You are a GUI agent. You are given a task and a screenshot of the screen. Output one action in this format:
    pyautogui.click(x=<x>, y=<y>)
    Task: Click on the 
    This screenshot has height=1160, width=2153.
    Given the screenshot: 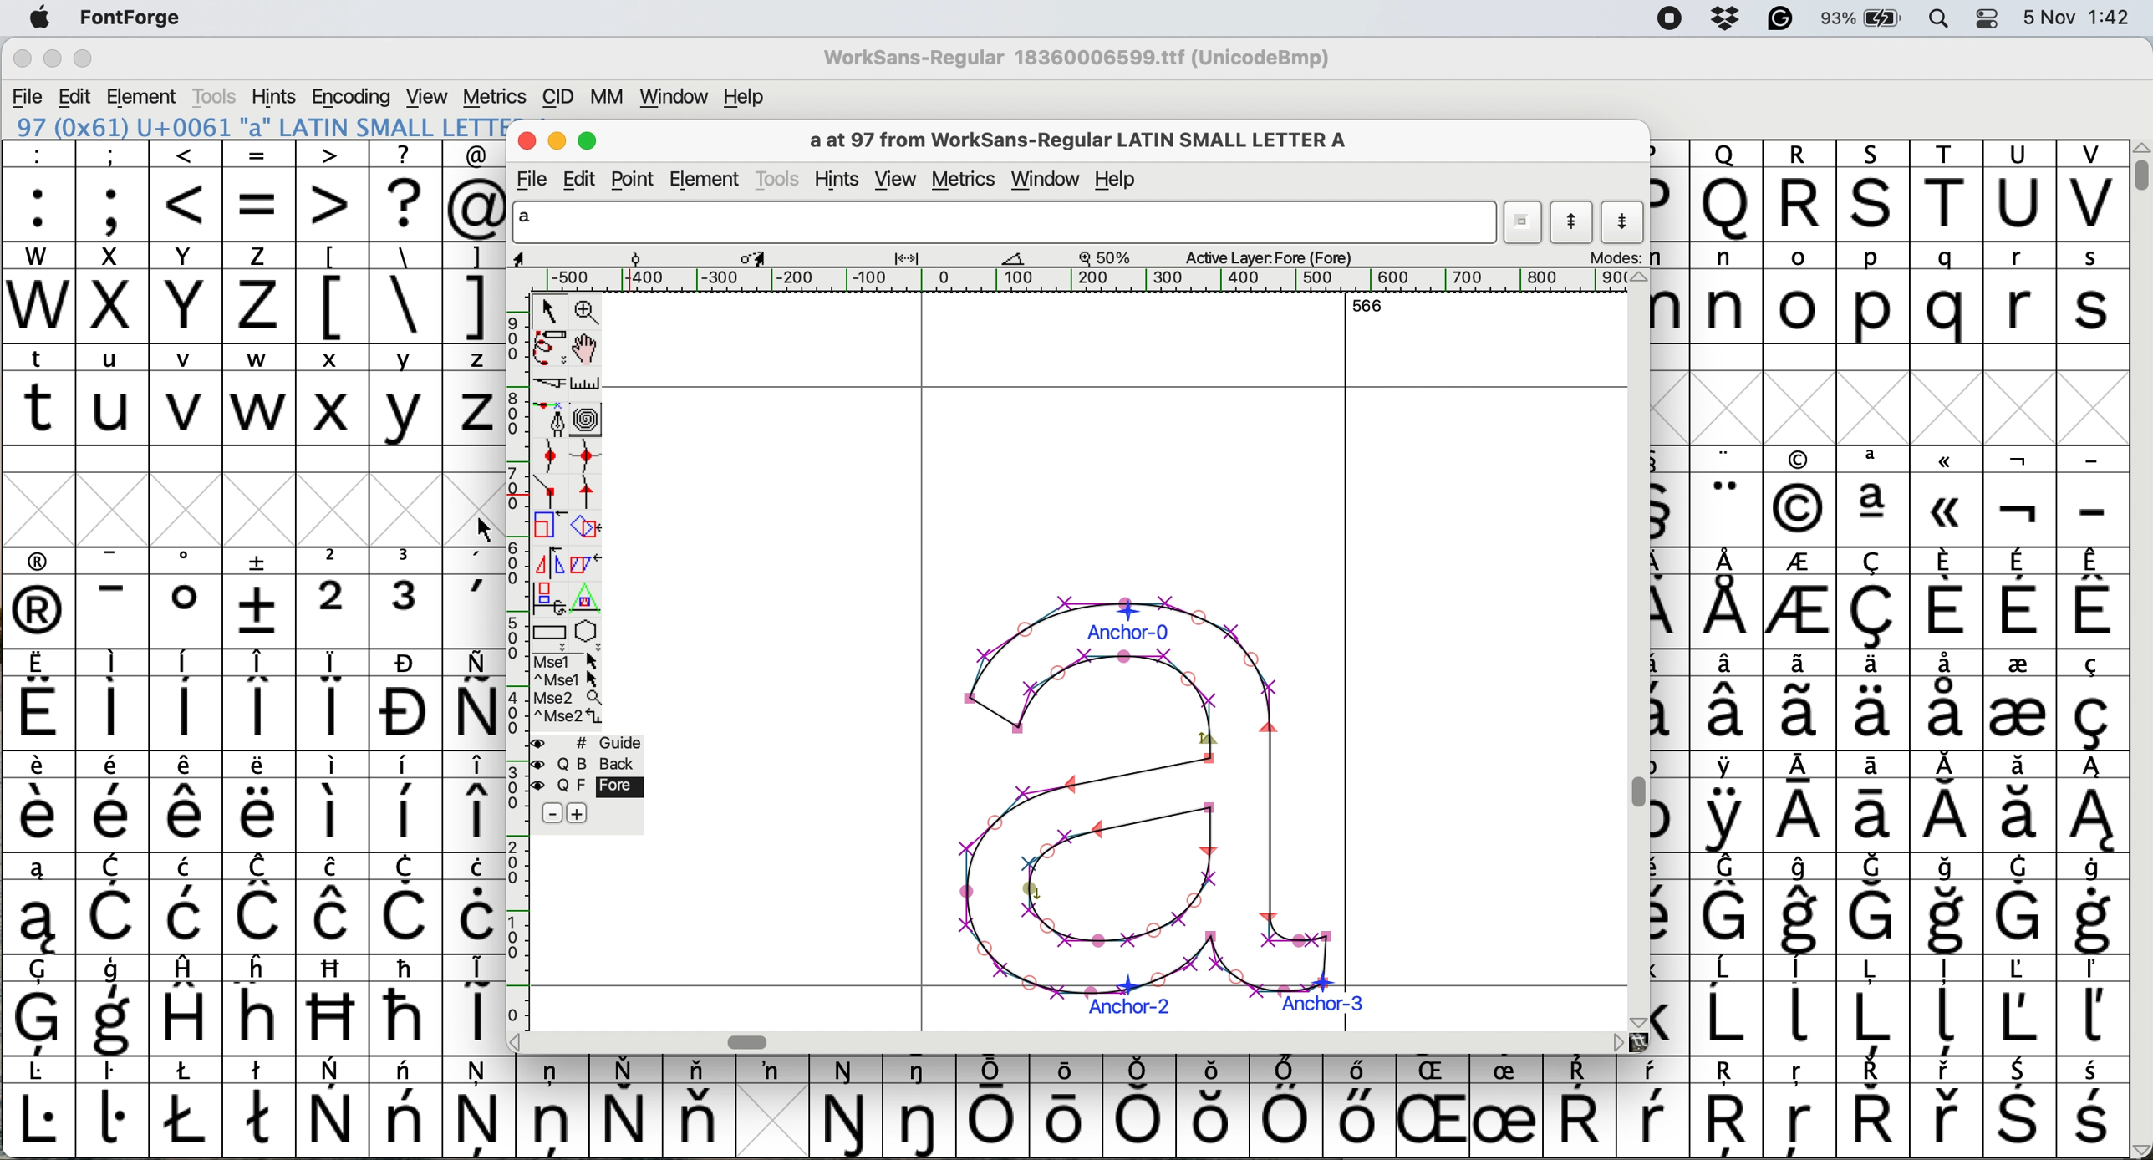 What is the action you would take?
    pyautogui.click(x=262, y=1004)
    